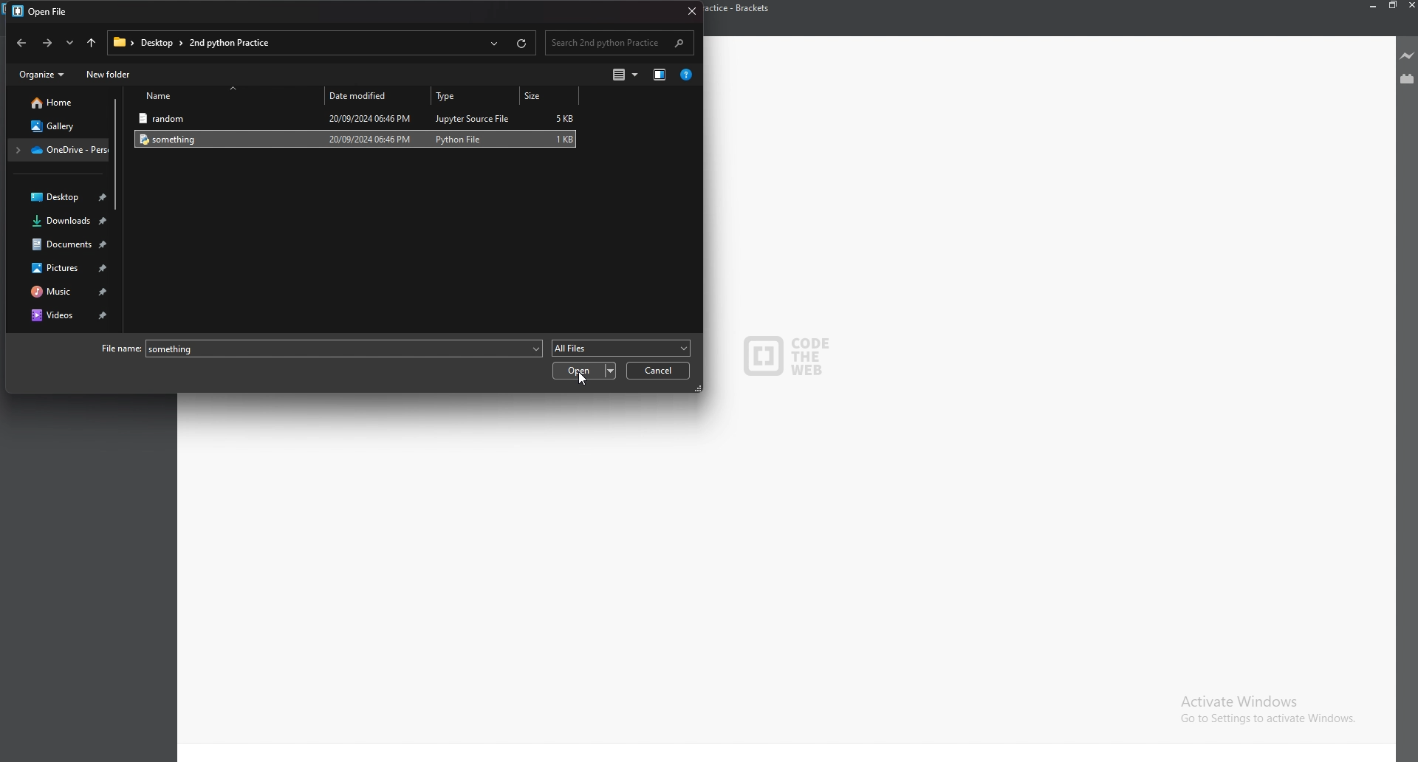  I want to click on 20/09/2024 06:46 PM, so click(368, 117).